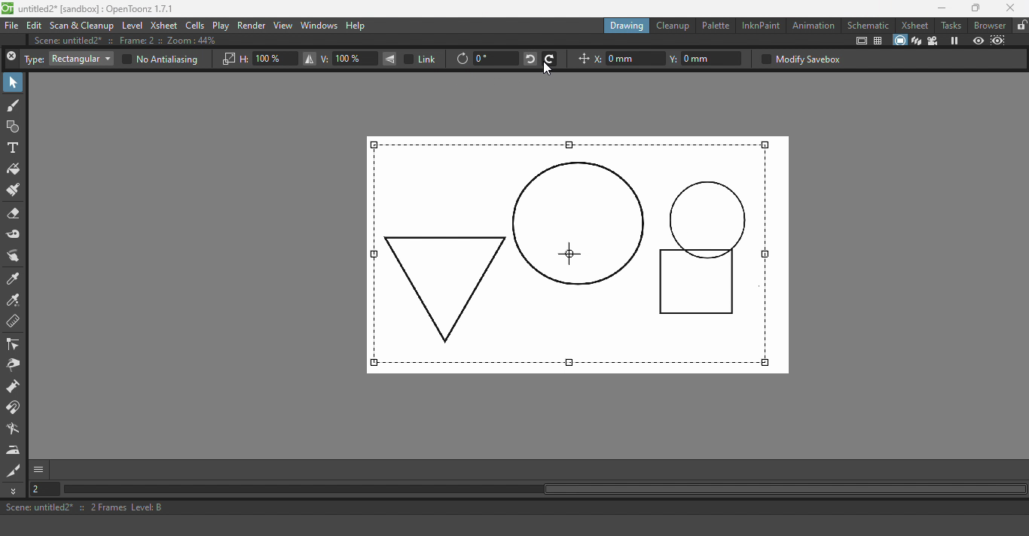  What do you see at coordinates (673, 26) in the screenshot?
I see `Cleanup` at bounding box center [673, 26].